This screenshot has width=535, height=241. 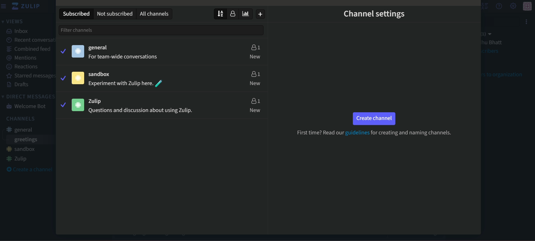 I want to click on icon, so click(x=77, y=105).